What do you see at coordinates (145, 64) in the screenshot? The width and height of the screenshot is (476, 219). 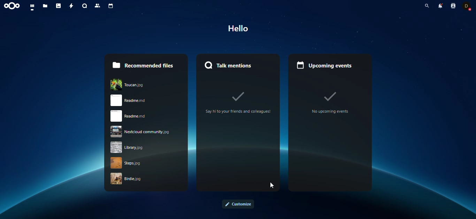 I see `recommended files` at bounding box center [145, 64].